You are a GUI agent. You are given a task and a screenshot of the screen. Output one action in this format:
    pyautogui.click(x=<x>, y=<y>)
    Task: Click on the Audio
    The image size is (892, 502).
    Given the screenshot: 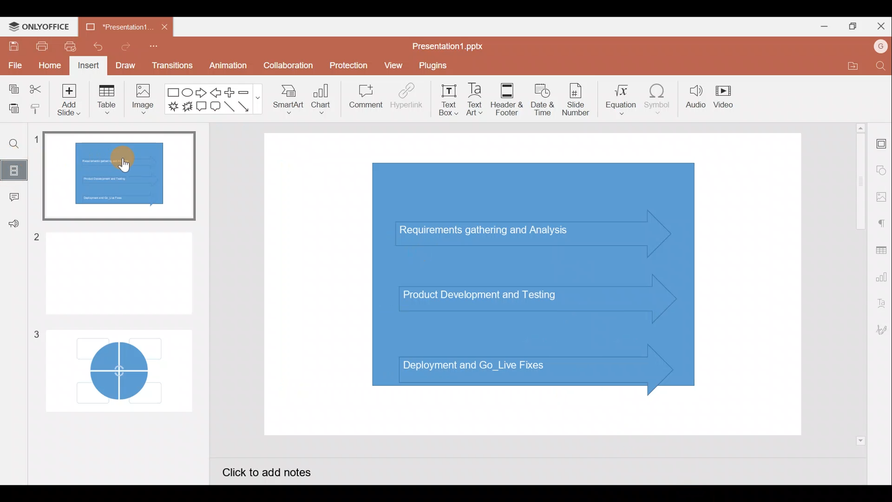 What is the action you would take?
    pyautogui.click(x=694, y=100)
    